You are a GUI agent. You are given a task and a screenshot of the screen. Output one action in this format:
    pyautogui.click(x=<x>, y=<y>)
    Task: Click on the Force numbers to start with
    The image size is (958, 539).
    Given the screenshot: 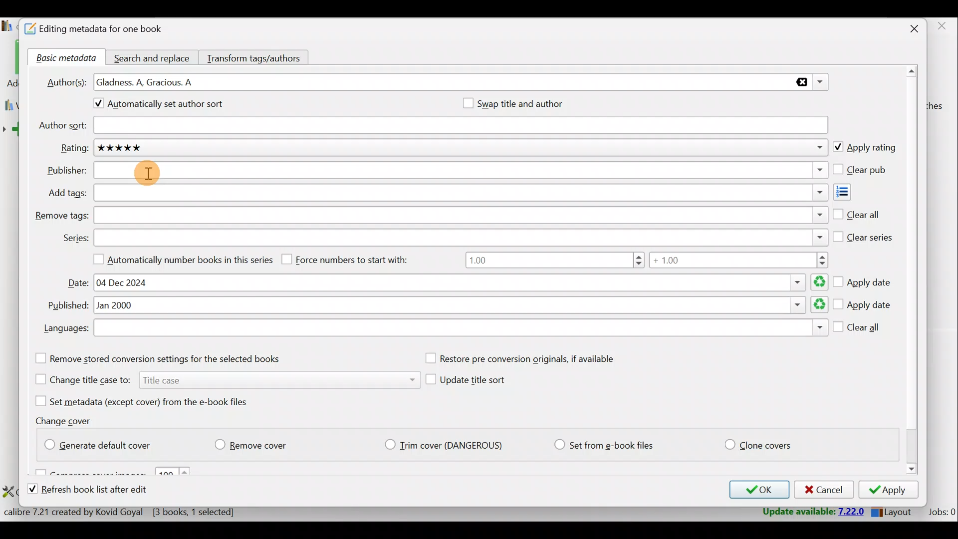 What is the action you would take?
    pyautogui.click(x=352, y=259)
    